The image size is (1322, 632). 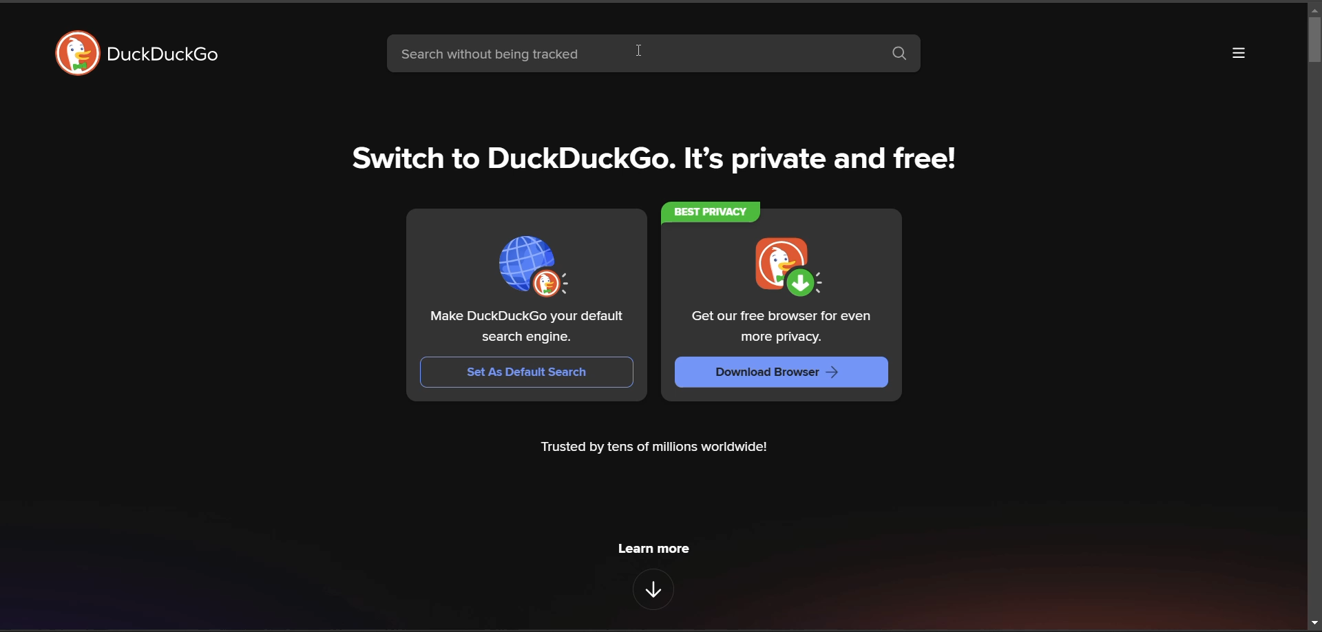 What do you see at coordinates (75, 56) in the screenshot?
I see `DuckDuckGo Logo` at bounding box center [75, 56].